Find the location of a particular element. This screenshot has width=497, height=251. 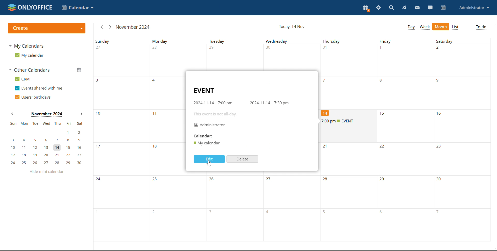

previous month is located at coordinates (101, 27).